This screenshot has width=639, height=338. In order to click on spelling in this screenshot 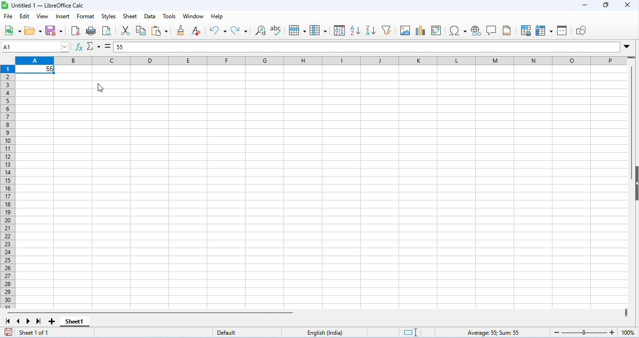, I will do `click(276, 30)`.